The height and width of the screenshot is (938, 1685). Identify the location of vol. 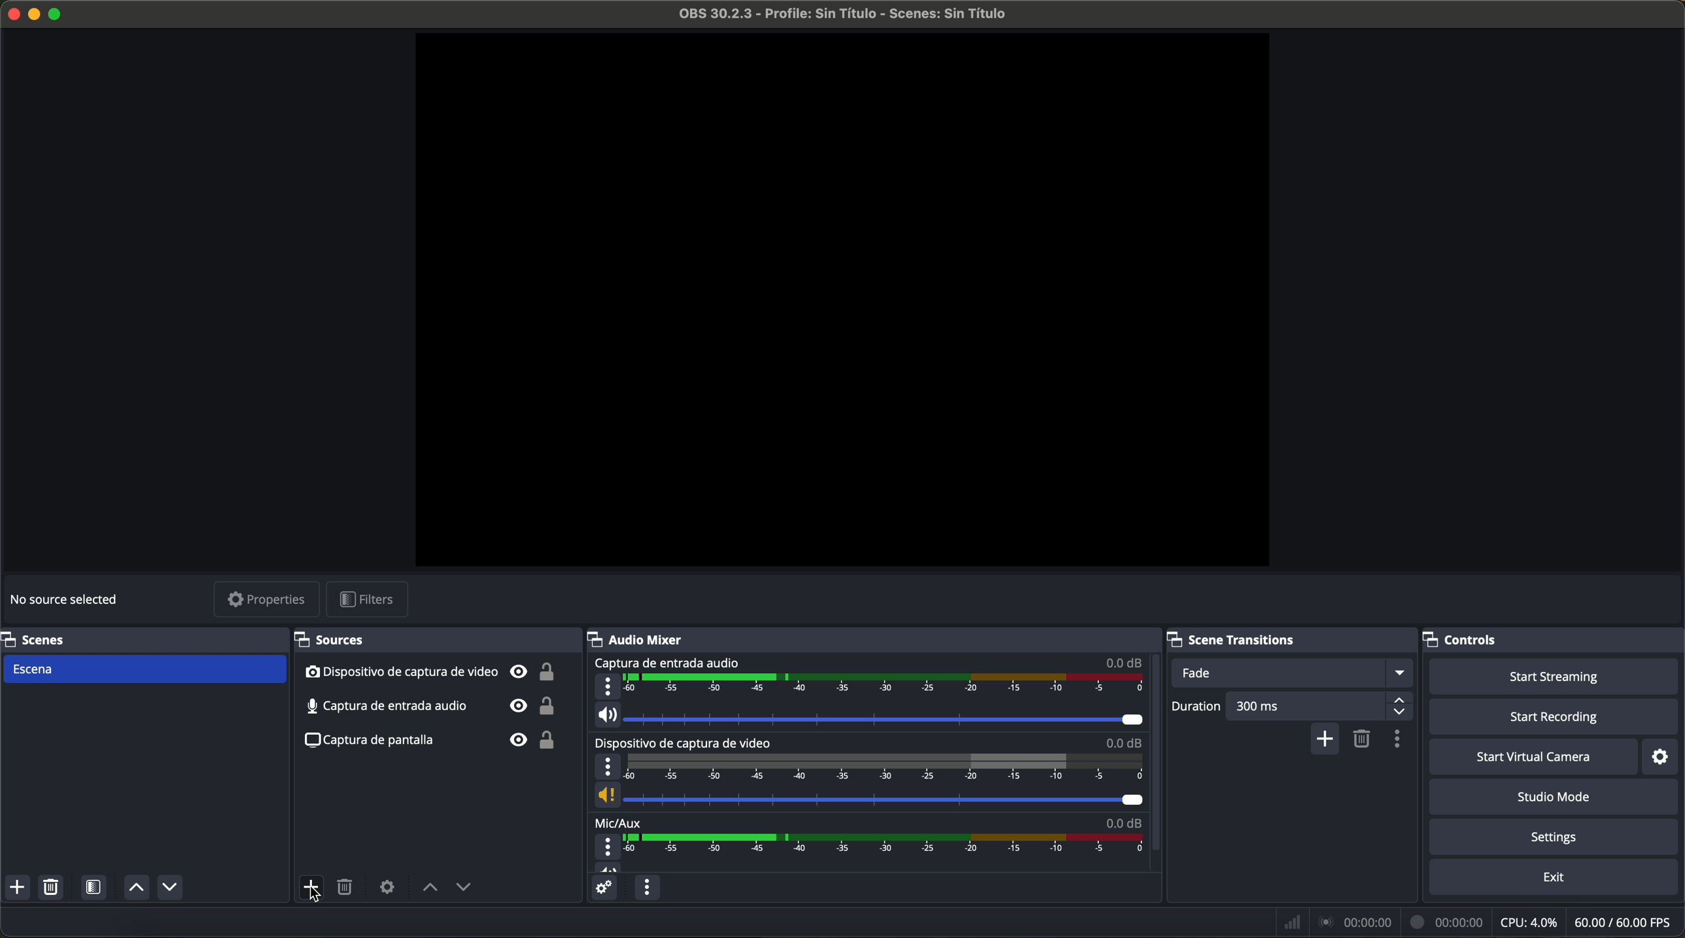
(869, 715).